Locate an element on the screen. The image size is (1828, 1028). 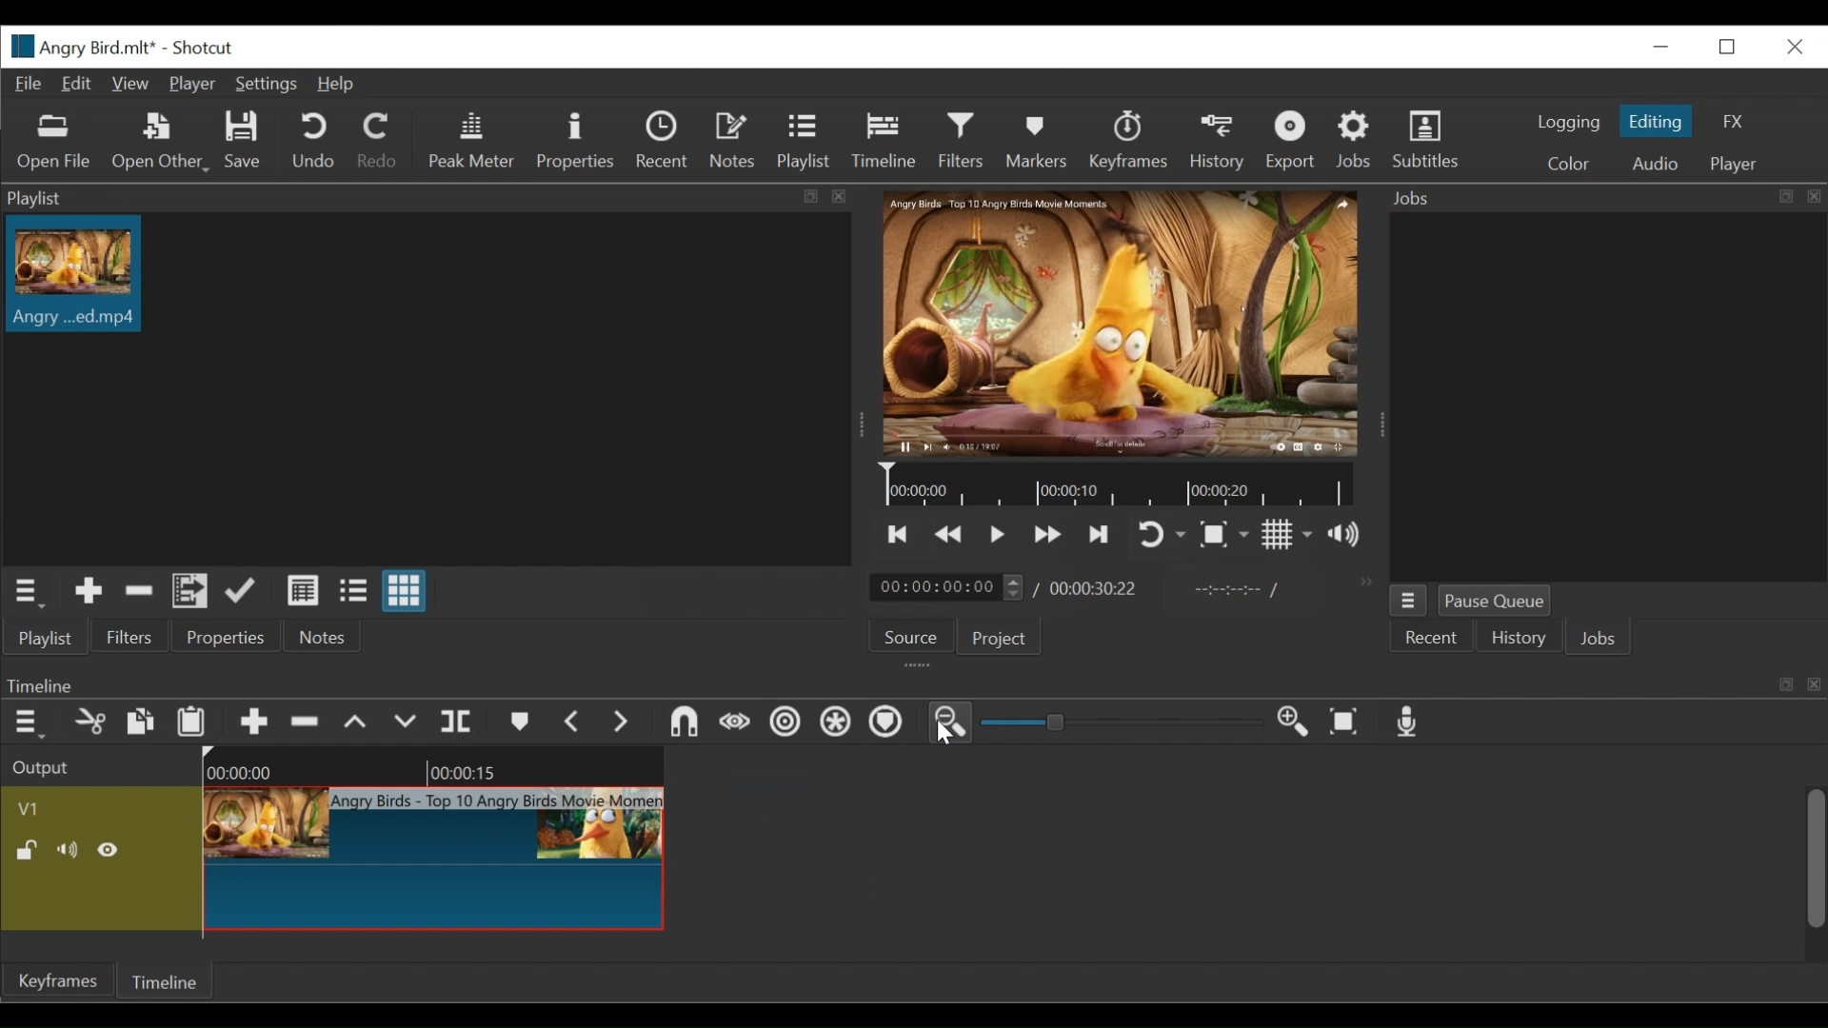
vertical scroll bar is located at coordinates (1804, 879).